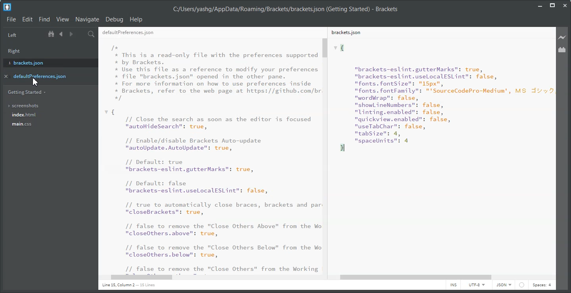  Describe the element at coordinates (27, 92) in the screenshot. I see `Getting Started` at that location.